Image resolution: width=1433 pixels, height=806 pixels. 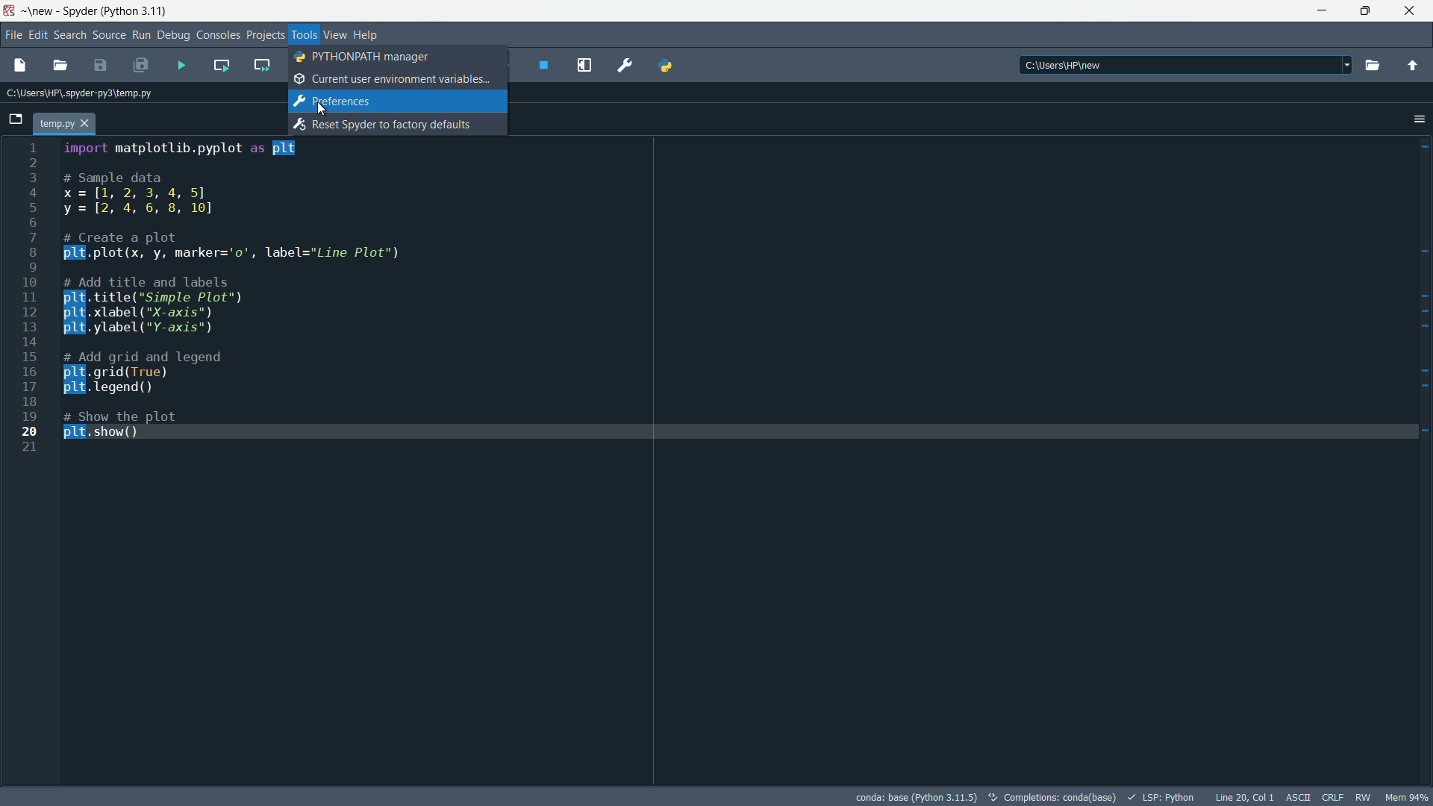 I want to click on help, so click(x=367, y=34).